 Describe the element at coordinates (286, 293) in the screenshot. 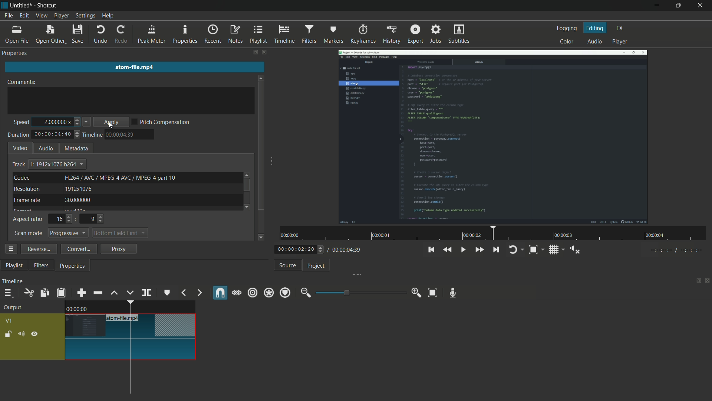

I see `ripple markers` at that location.